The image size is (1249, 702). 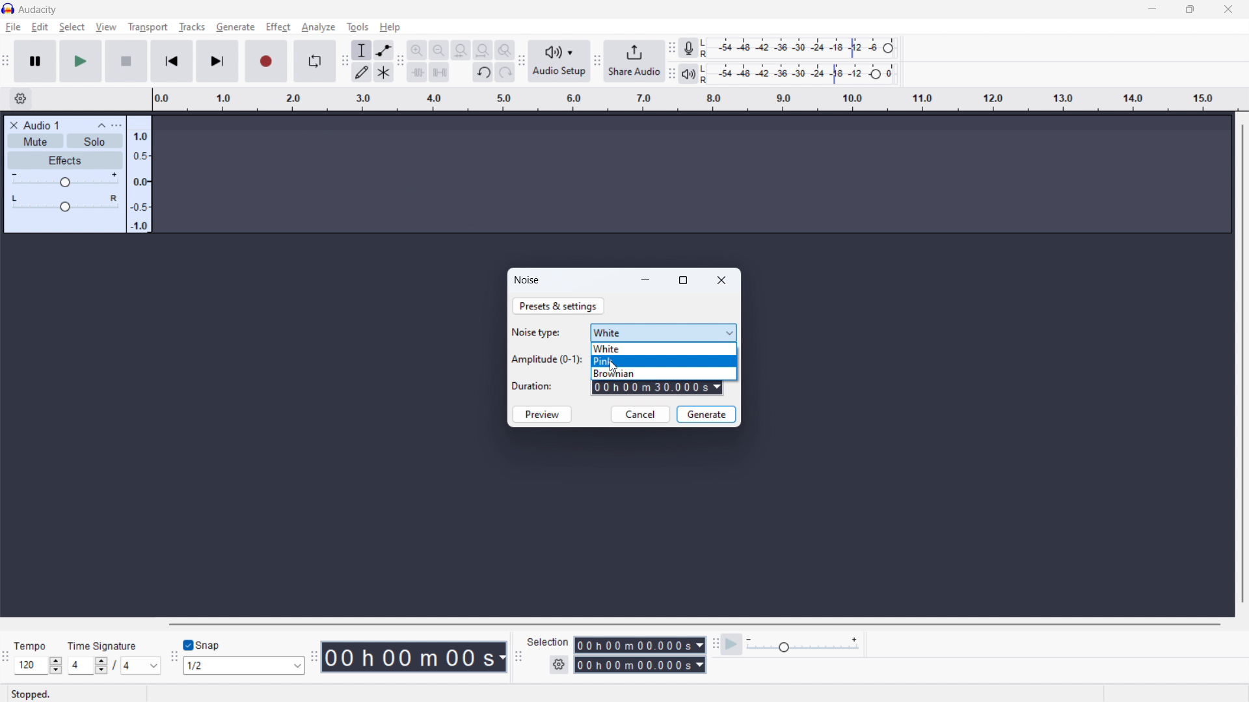 I want to click on pause, so click(x=35, y=61).